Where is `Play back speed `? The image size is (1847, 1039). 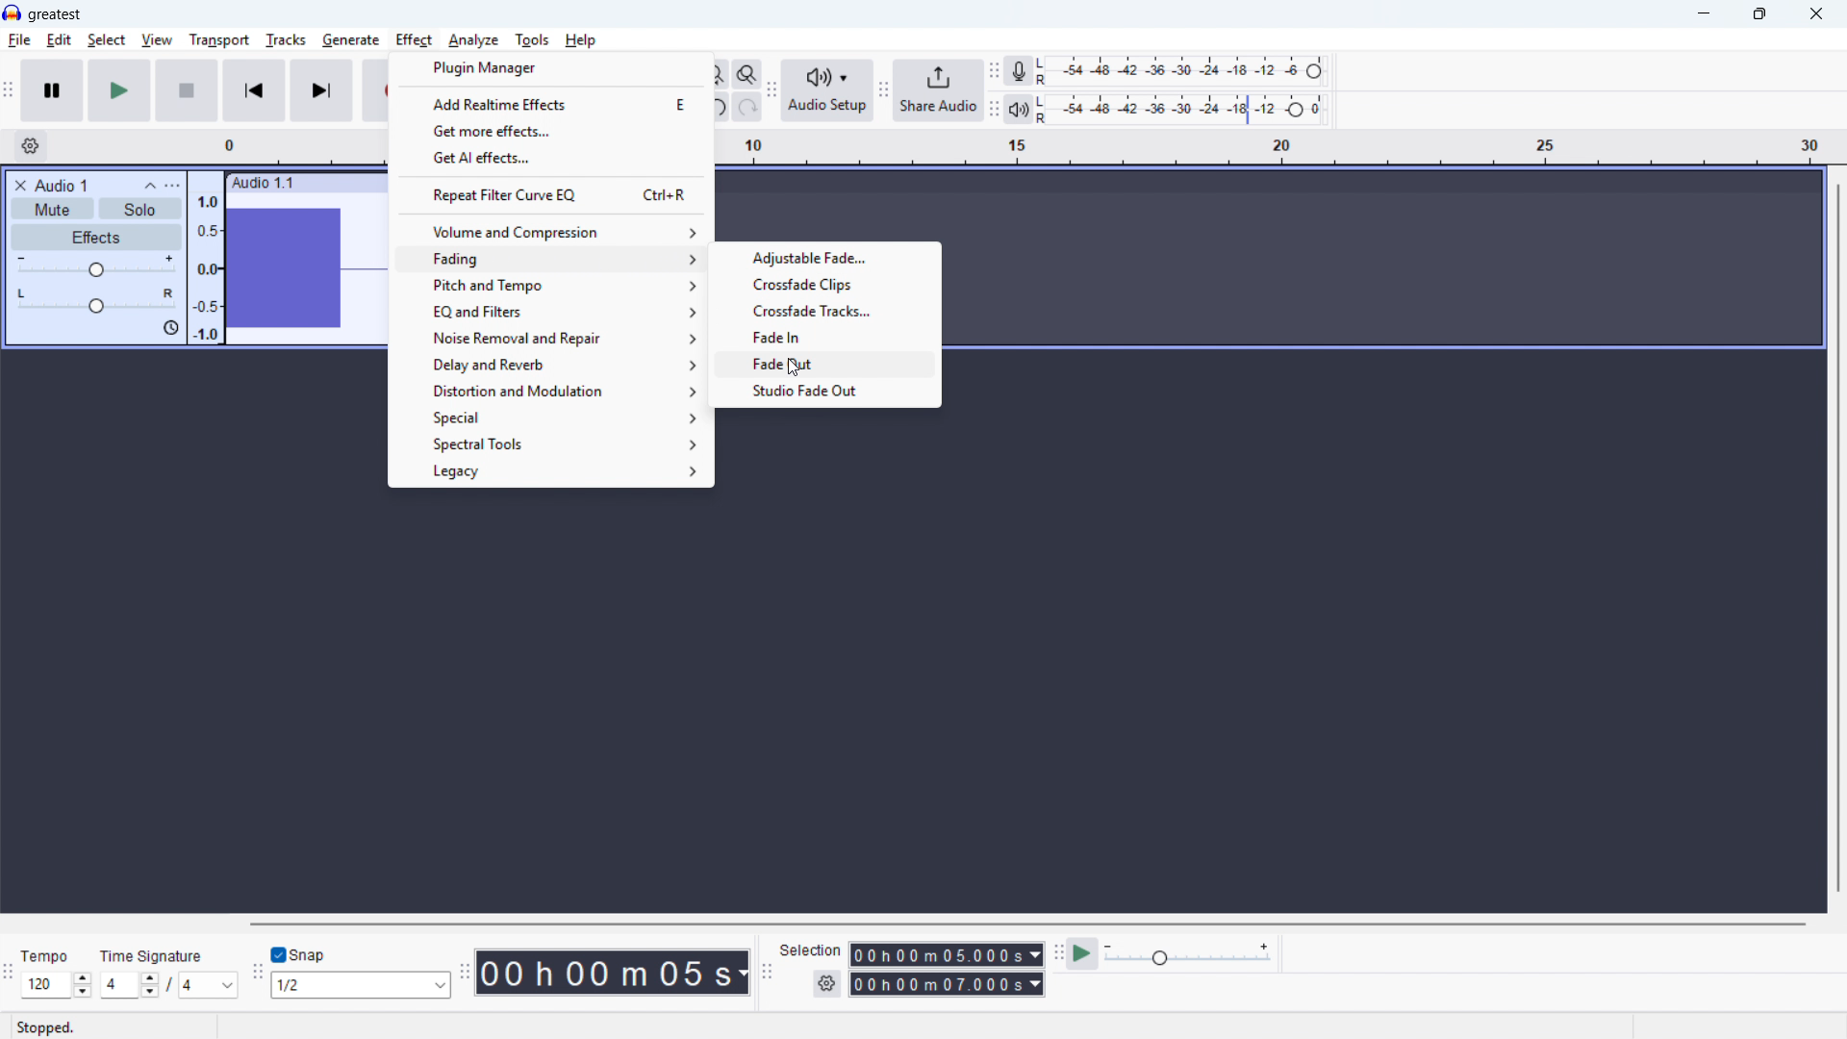
Play back speed  is located at coordinates (1191, 954).